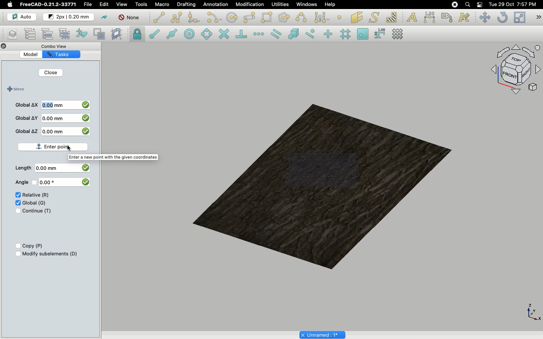 The height and width of the screenshot is (339, 543). What do you see at coordinates (398, 34) in the screenshot?
I see `Toggle grid` at bounding box center [398, 34].